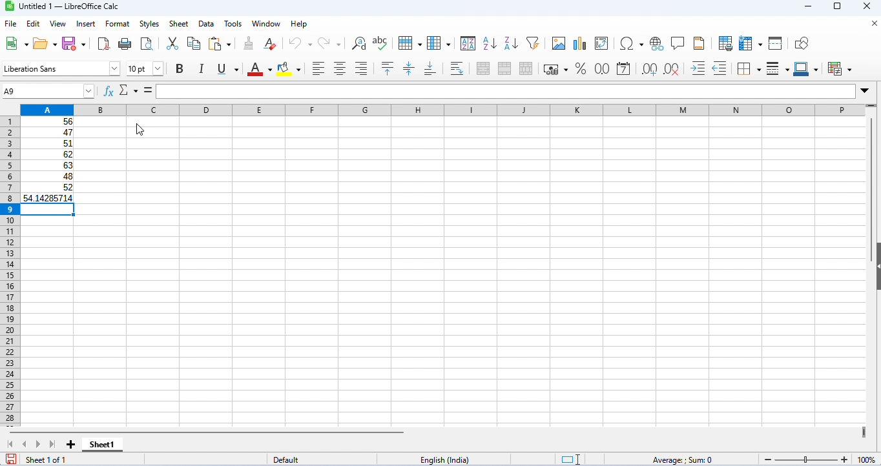  What do you see at coordinates (820, 458) in the screenshot?
I see `zoom` at bounding box center [820, 458].